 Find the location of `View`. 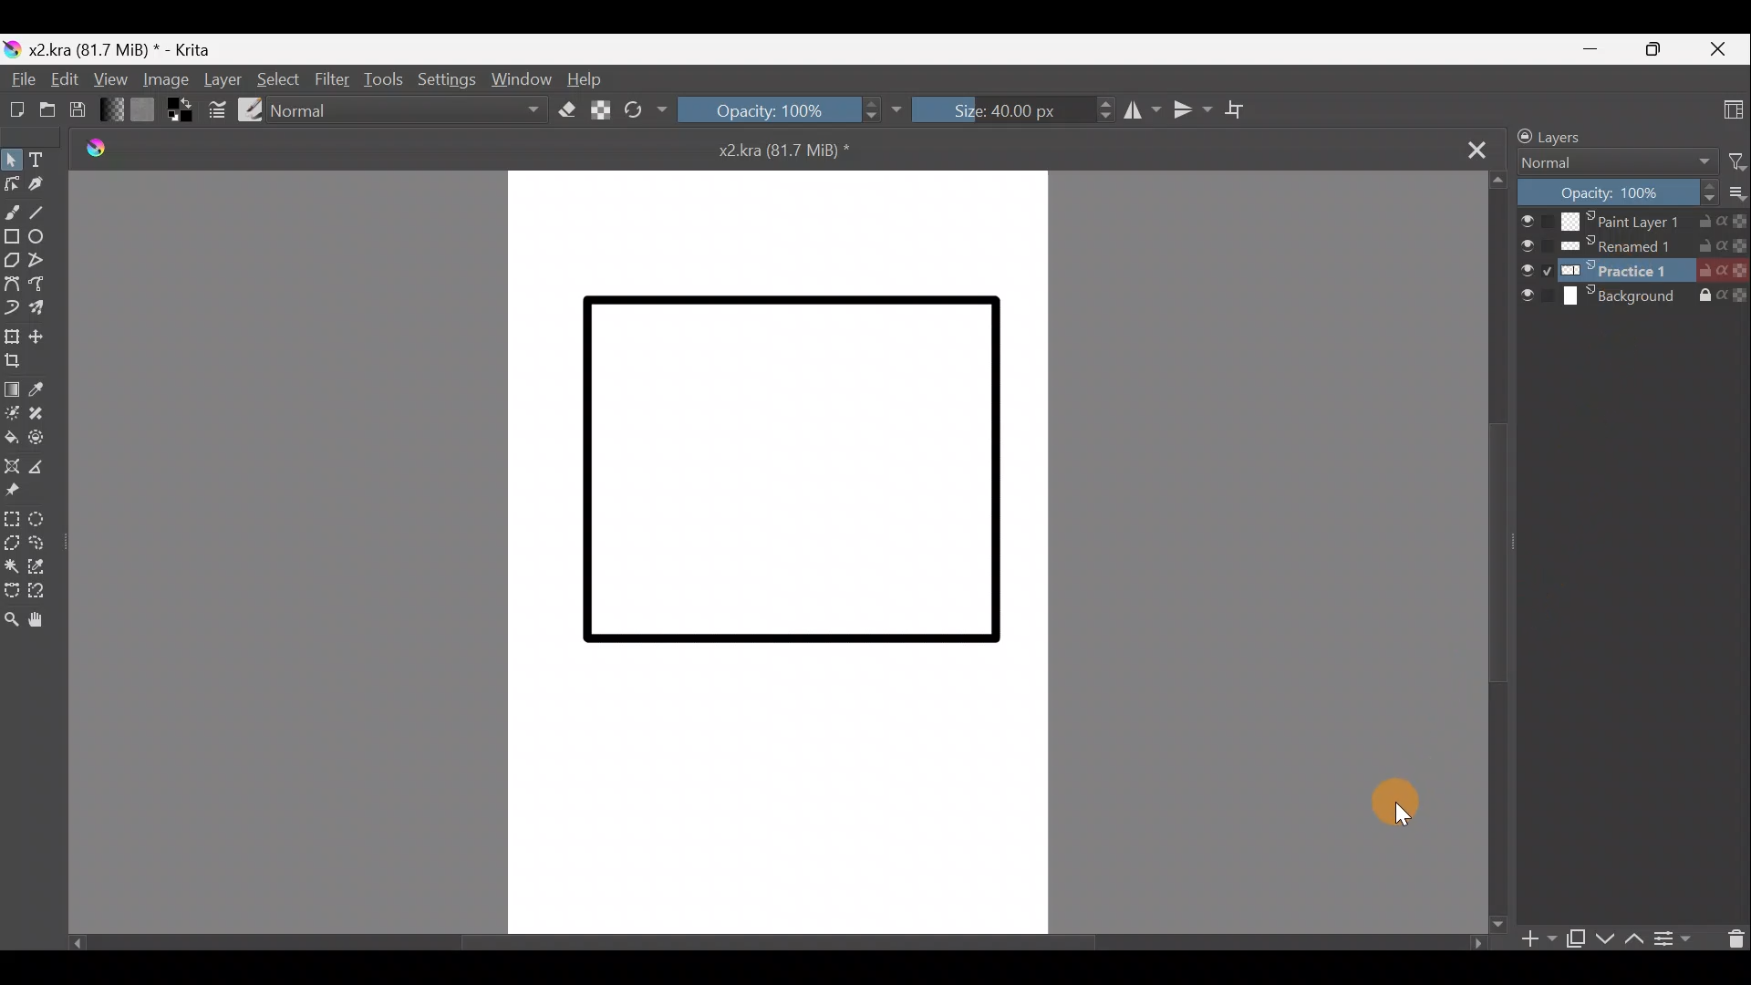

View is located at coordinates (107, 77).